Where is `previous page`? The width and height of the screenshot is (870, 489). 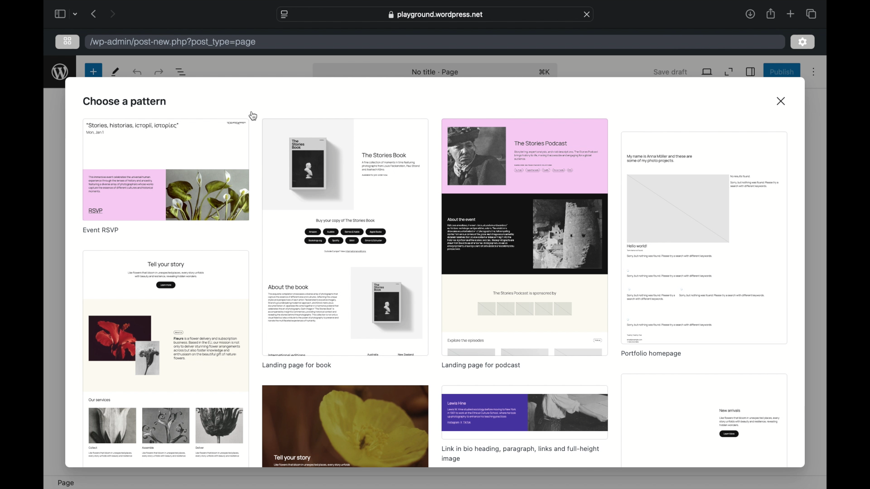
previous page is located at coordinates (93, 13).